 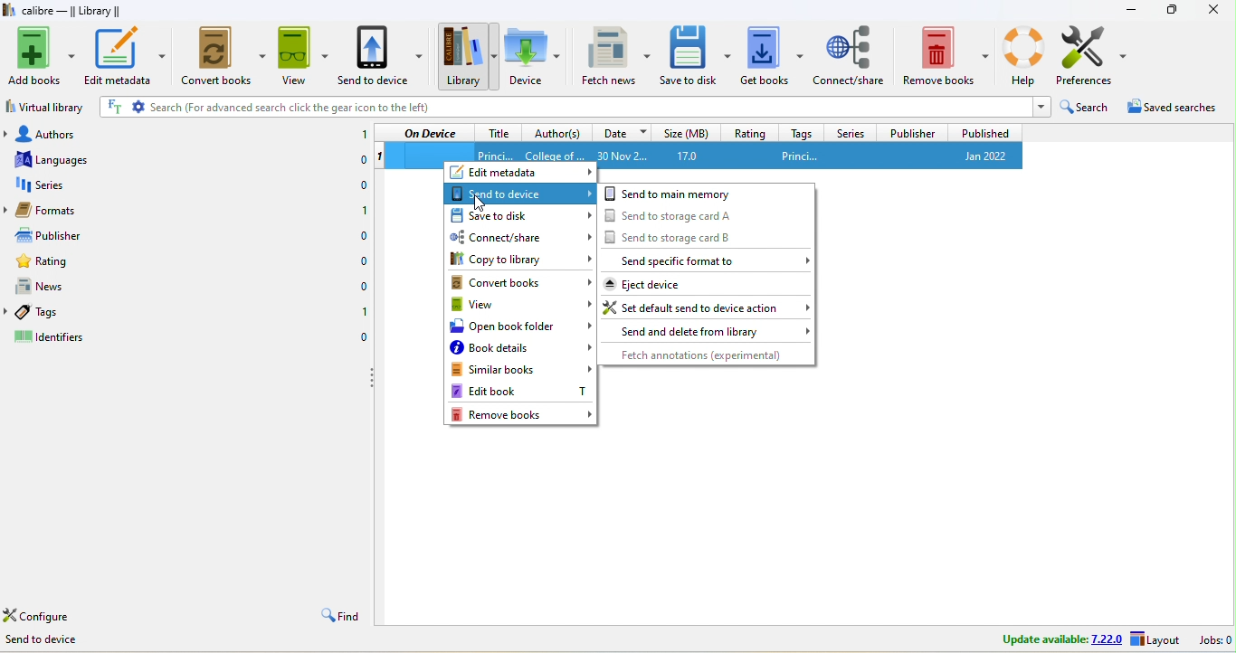 What do you see at coordinates (554, 153) in the screenshot?
I see `Author` at bounding box center [554, 153].